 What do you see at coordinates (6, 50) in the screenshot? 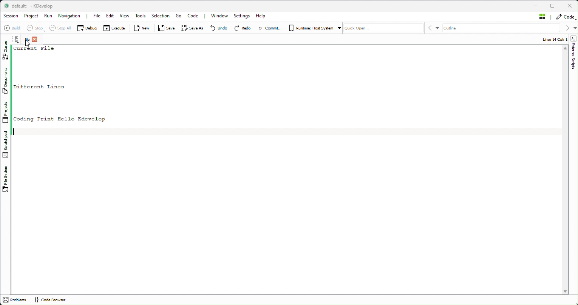
I see `Classes` at bounding box center [6, 50].